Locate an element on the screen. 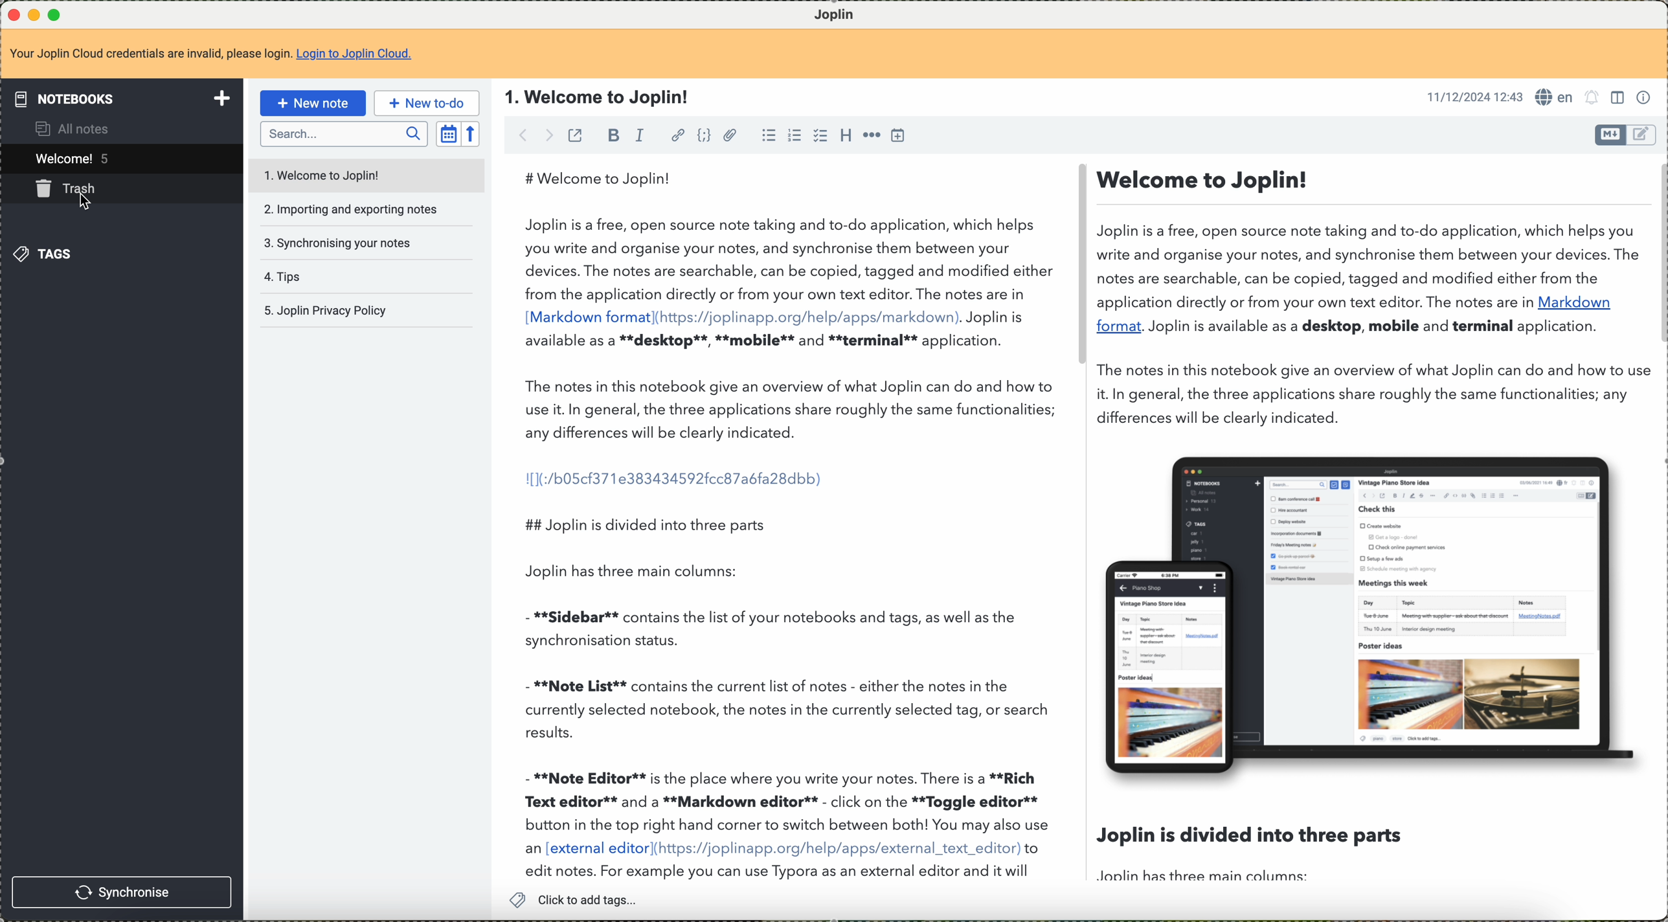 This screenshot has height=922, width=1668. cursor is located at coordinates (81, 197).